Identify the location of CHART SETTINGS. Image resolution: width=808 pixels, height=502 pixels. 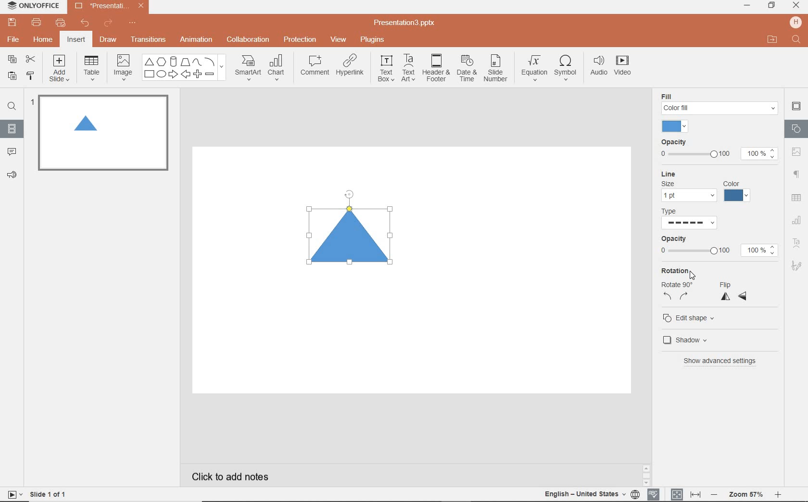
(797, 219).